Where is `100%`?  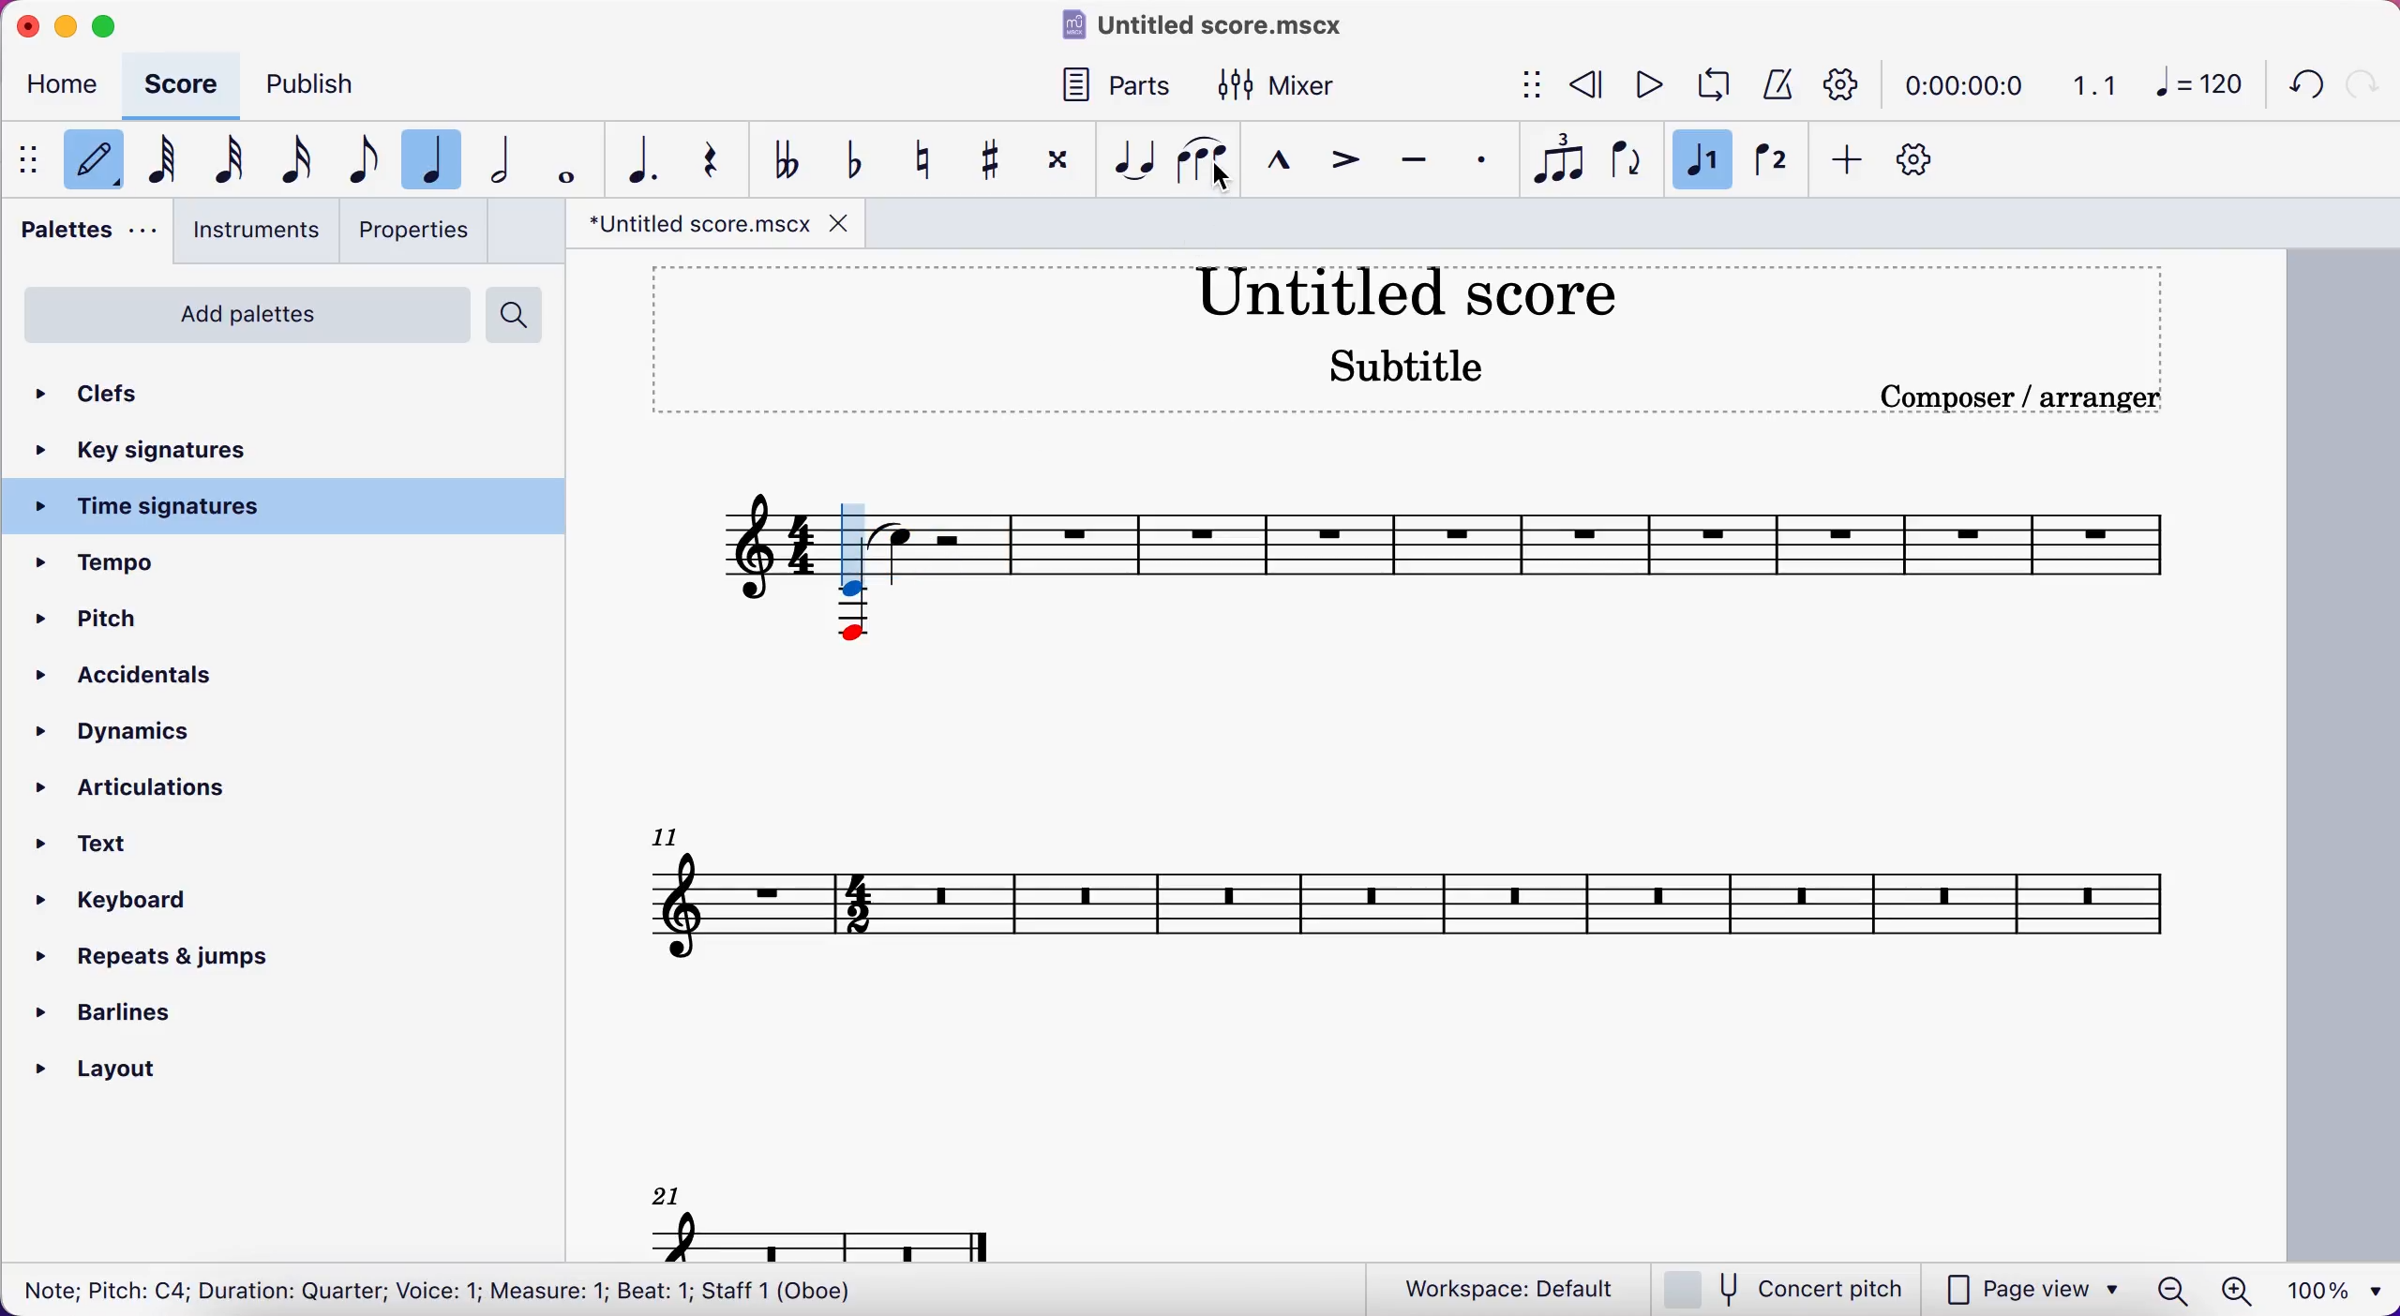 100% is located at coordinates (2340, 1288).